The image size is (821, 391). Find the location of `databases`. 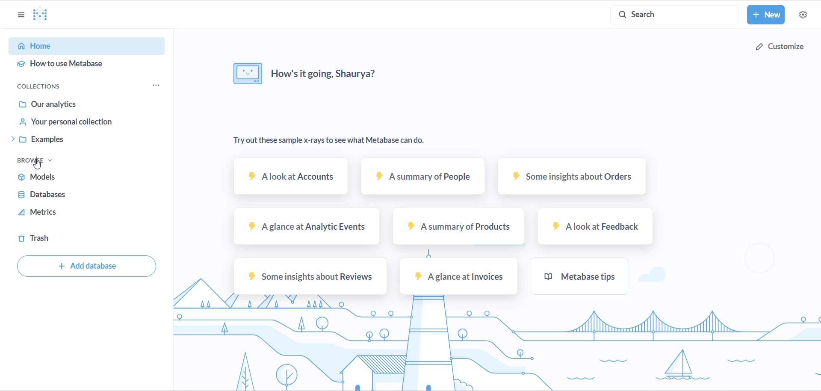

databases is located at coordinates (48, 195).